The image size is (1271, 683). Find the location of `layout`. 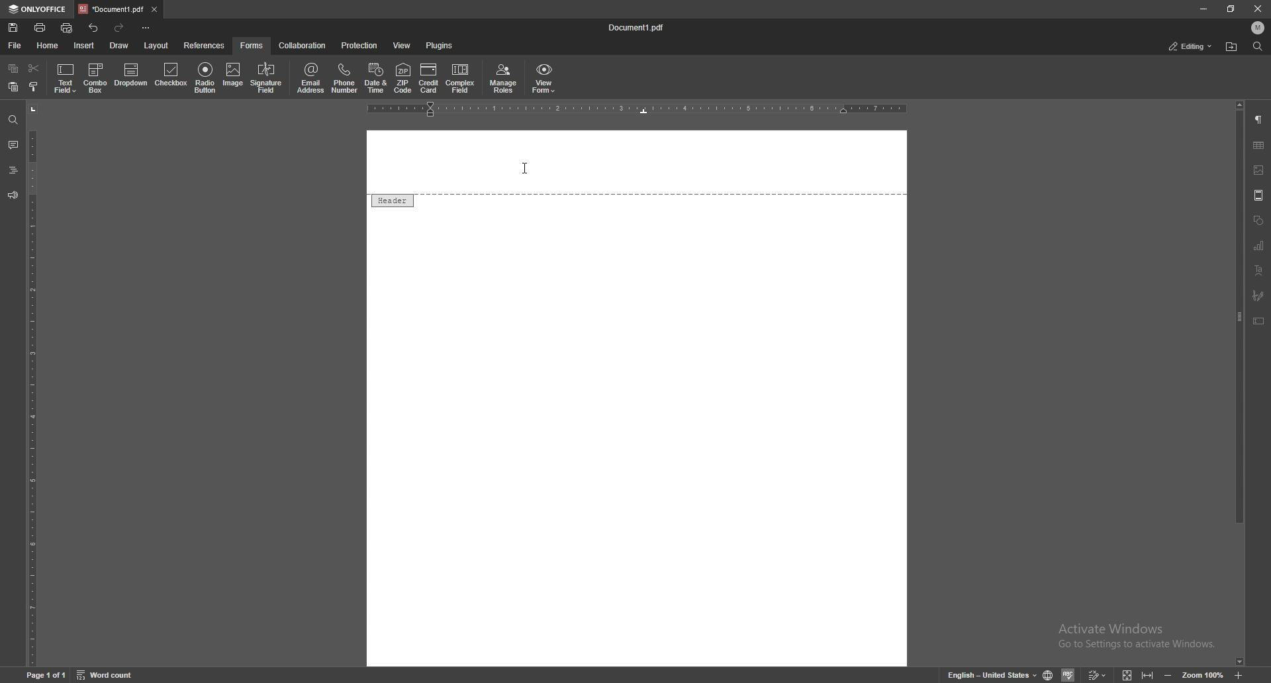

layout is located at coordinates (158, 45).